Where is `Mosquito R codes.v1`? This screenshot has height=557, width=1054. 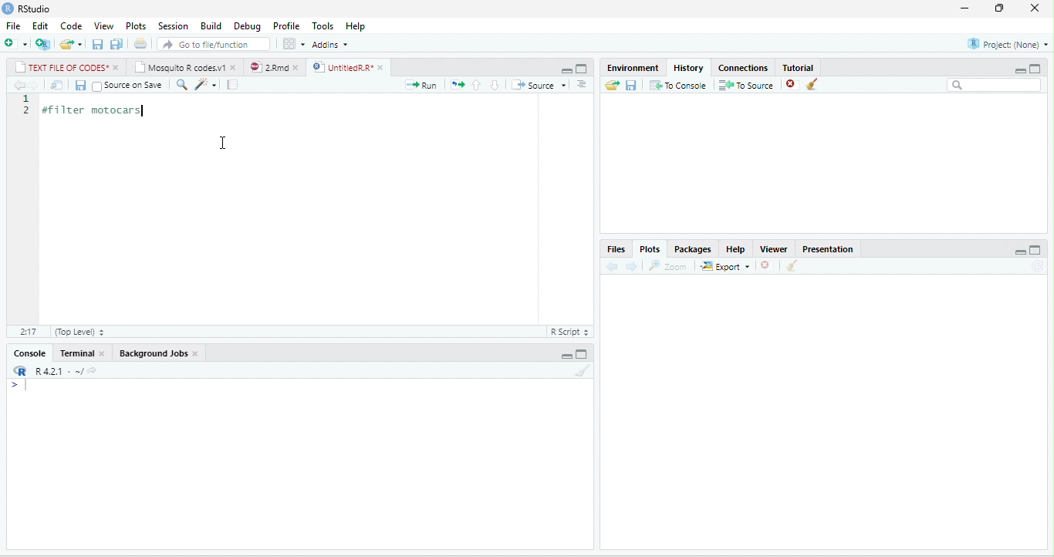 Mosquito R codes.v1 is located at coordinates (180, 66).